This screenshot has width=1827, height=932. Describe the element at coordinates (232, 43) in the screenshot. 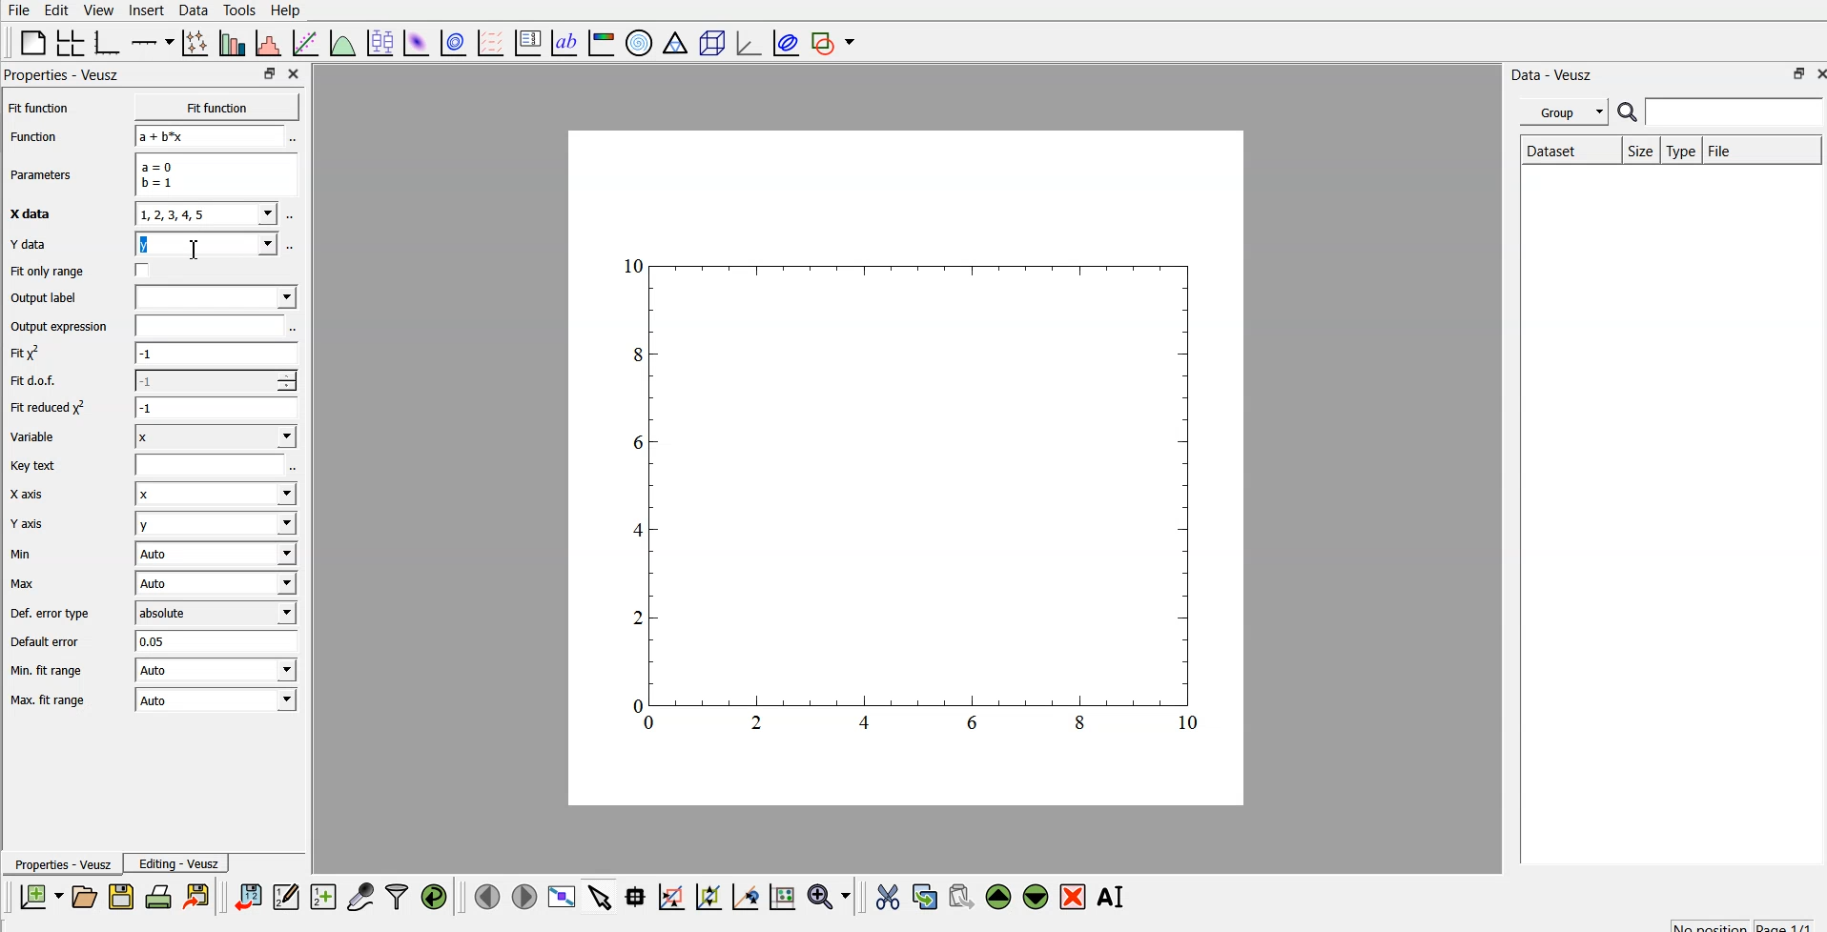

I see `plot bar charts` at that location.